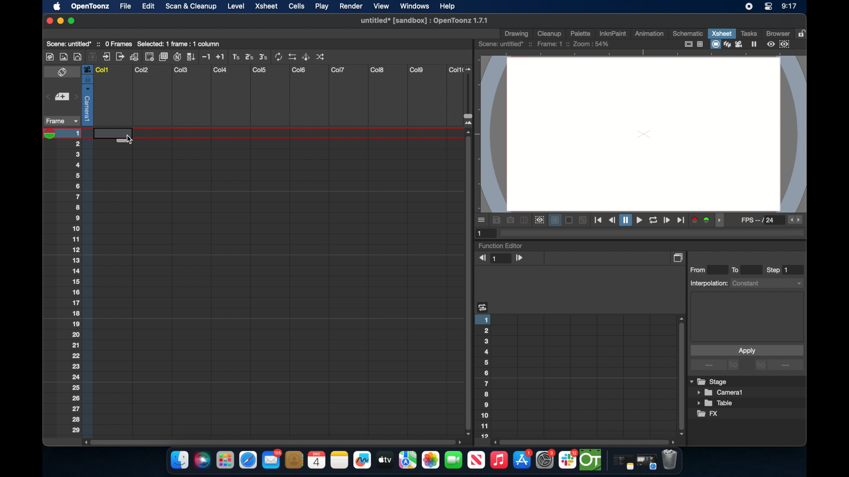 The height and width of the screenshot is (477, 849). What do you see at coordinates (738, 269) in the screenshot?
I see `to` at bounding box center [738, 269].